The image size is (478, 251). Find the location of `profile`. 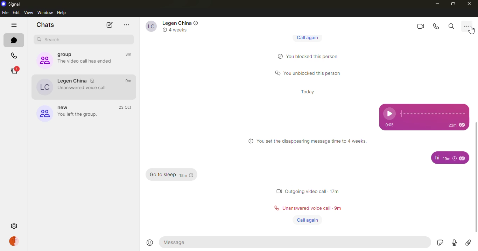

profile is located at coordinates (15, 242).